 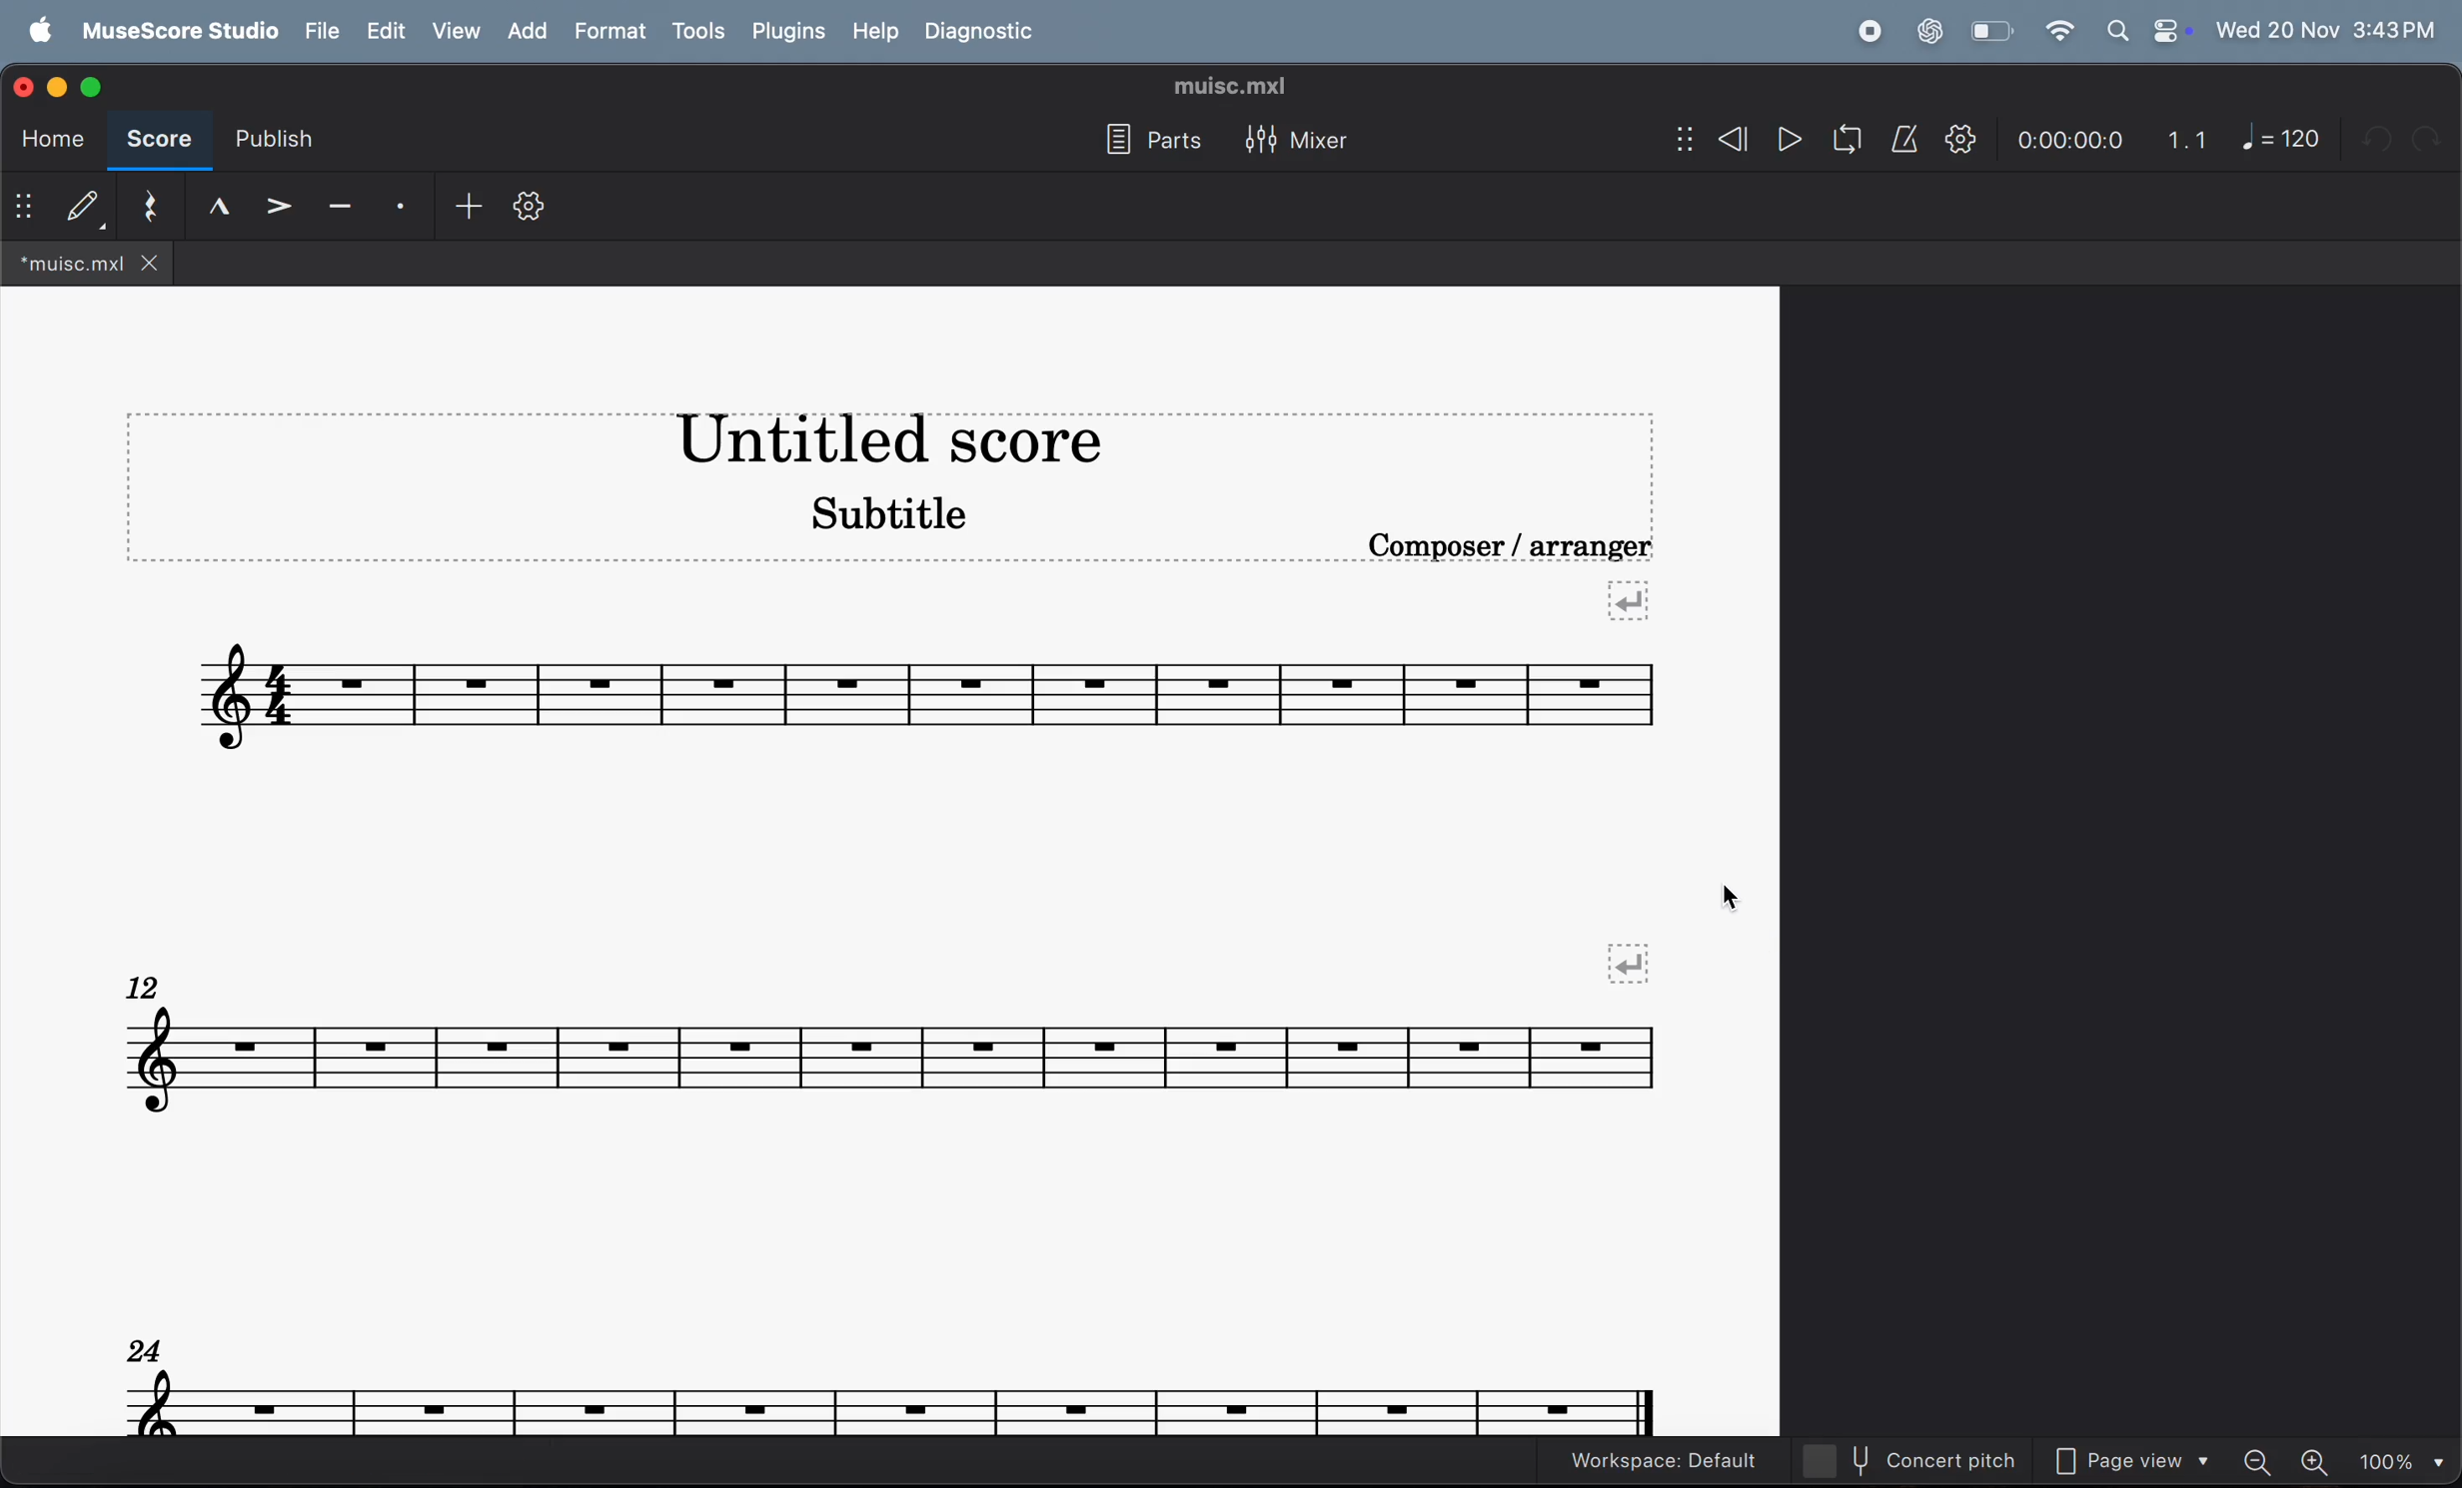 I want to click on add, so click(x=526, y=30).